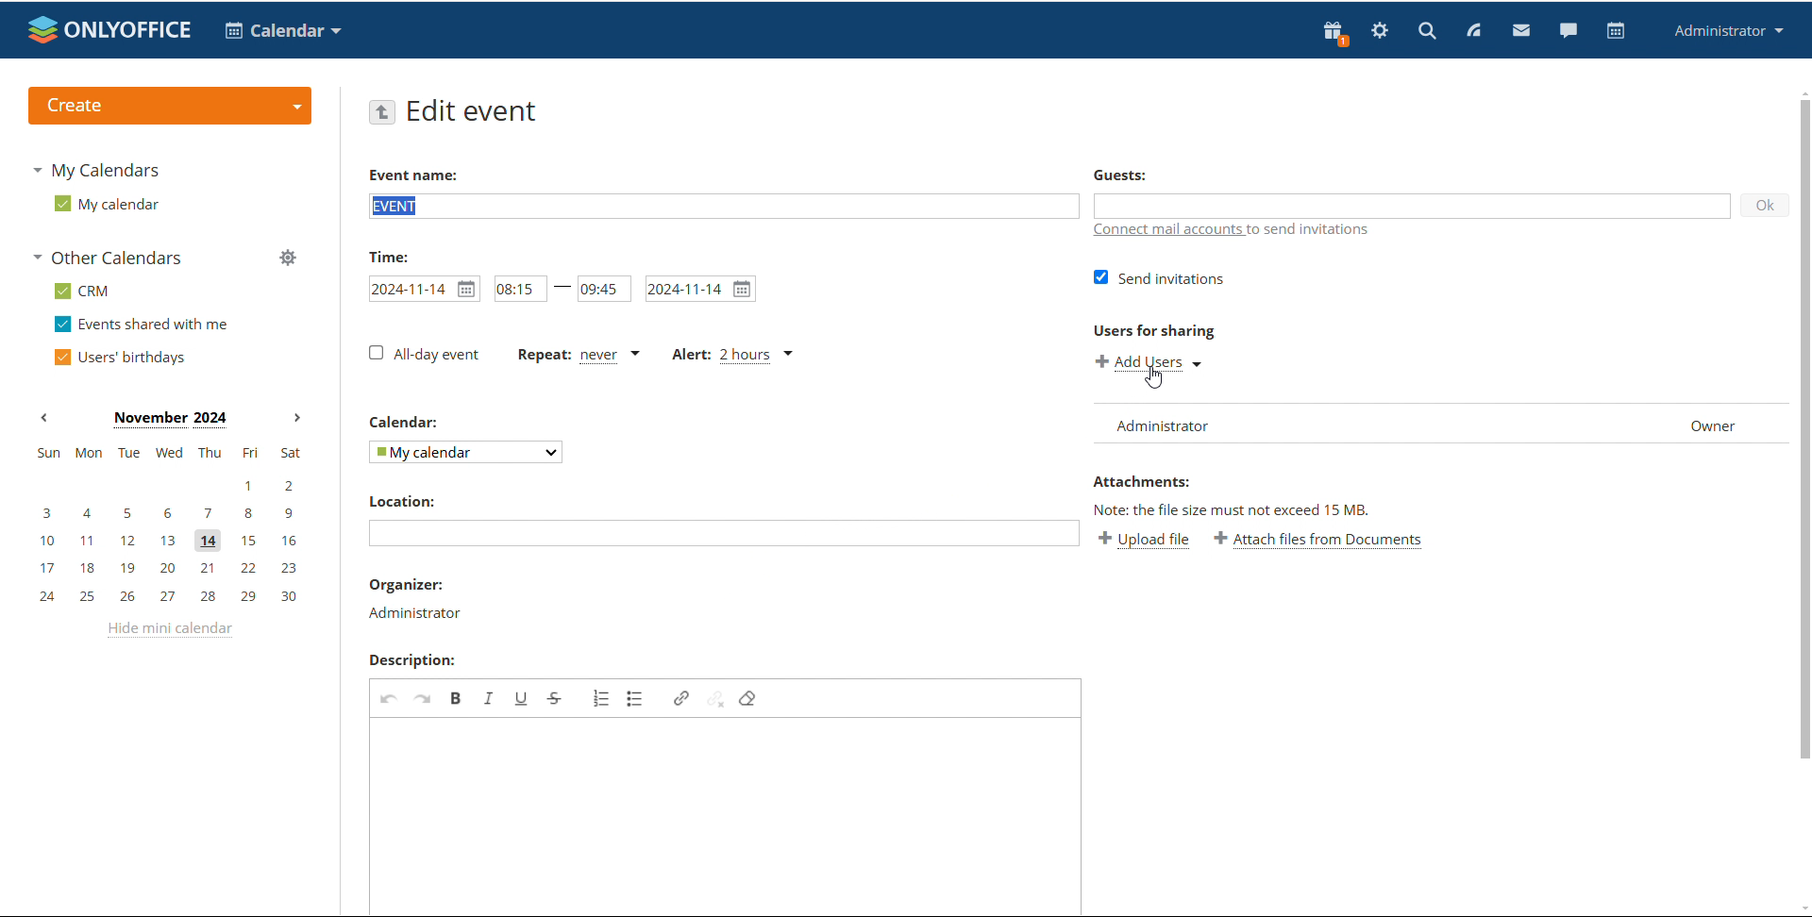 This screenshot has width=1812, height=917. What do you see at coordinates (456, 697) in the screenshot?
I see `bold` at bounding box center [456, 697].